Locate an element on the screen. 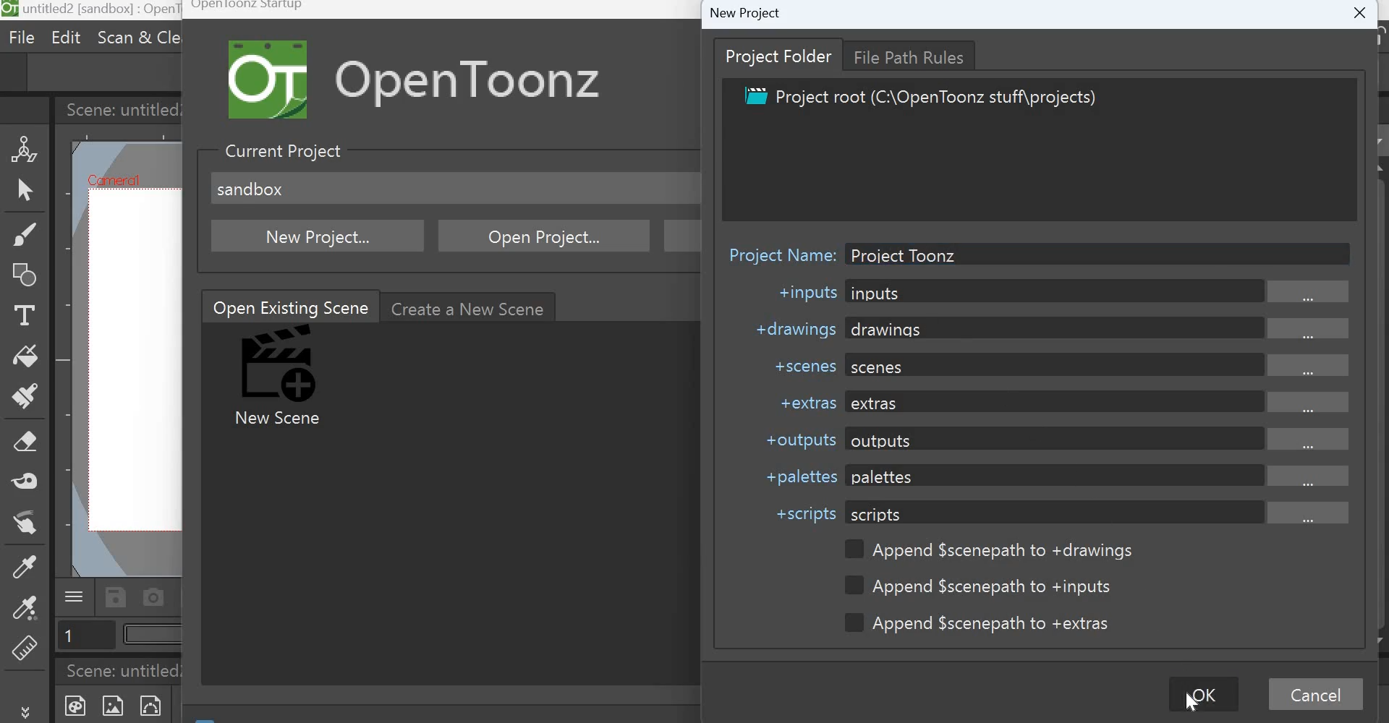 The height and width of the screenshot is (723, 1389). New Project is located at coordinates (745, 12).